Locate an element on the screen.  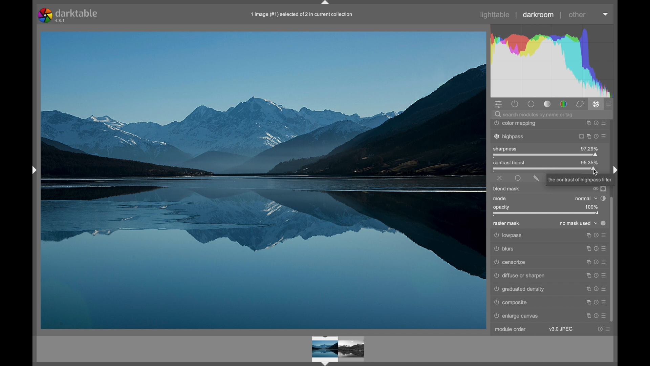
 is located at coordinates (580, 180).